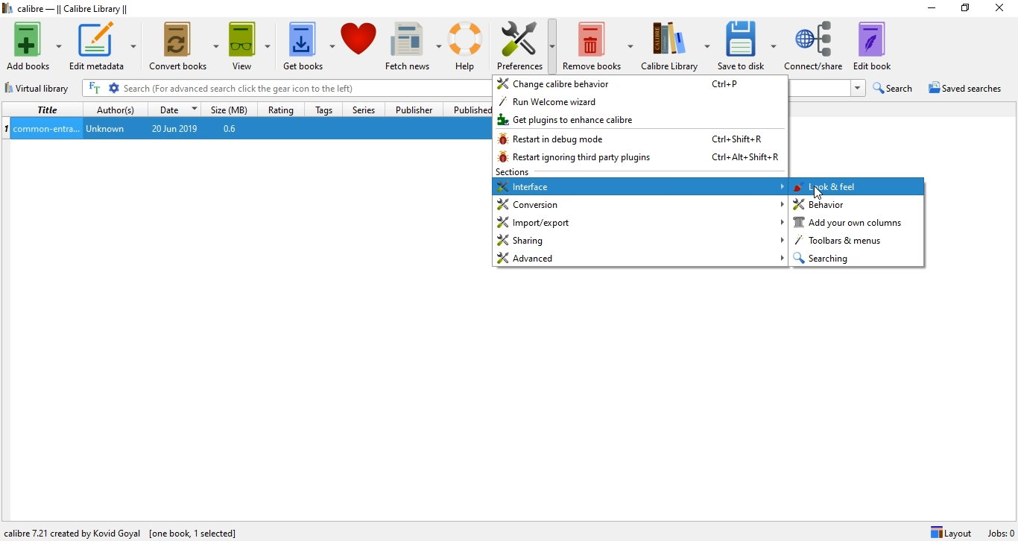  What do you see at coordinates (467, 110) in the screenshot?
I see `Published` at bounding box center [467, 110].